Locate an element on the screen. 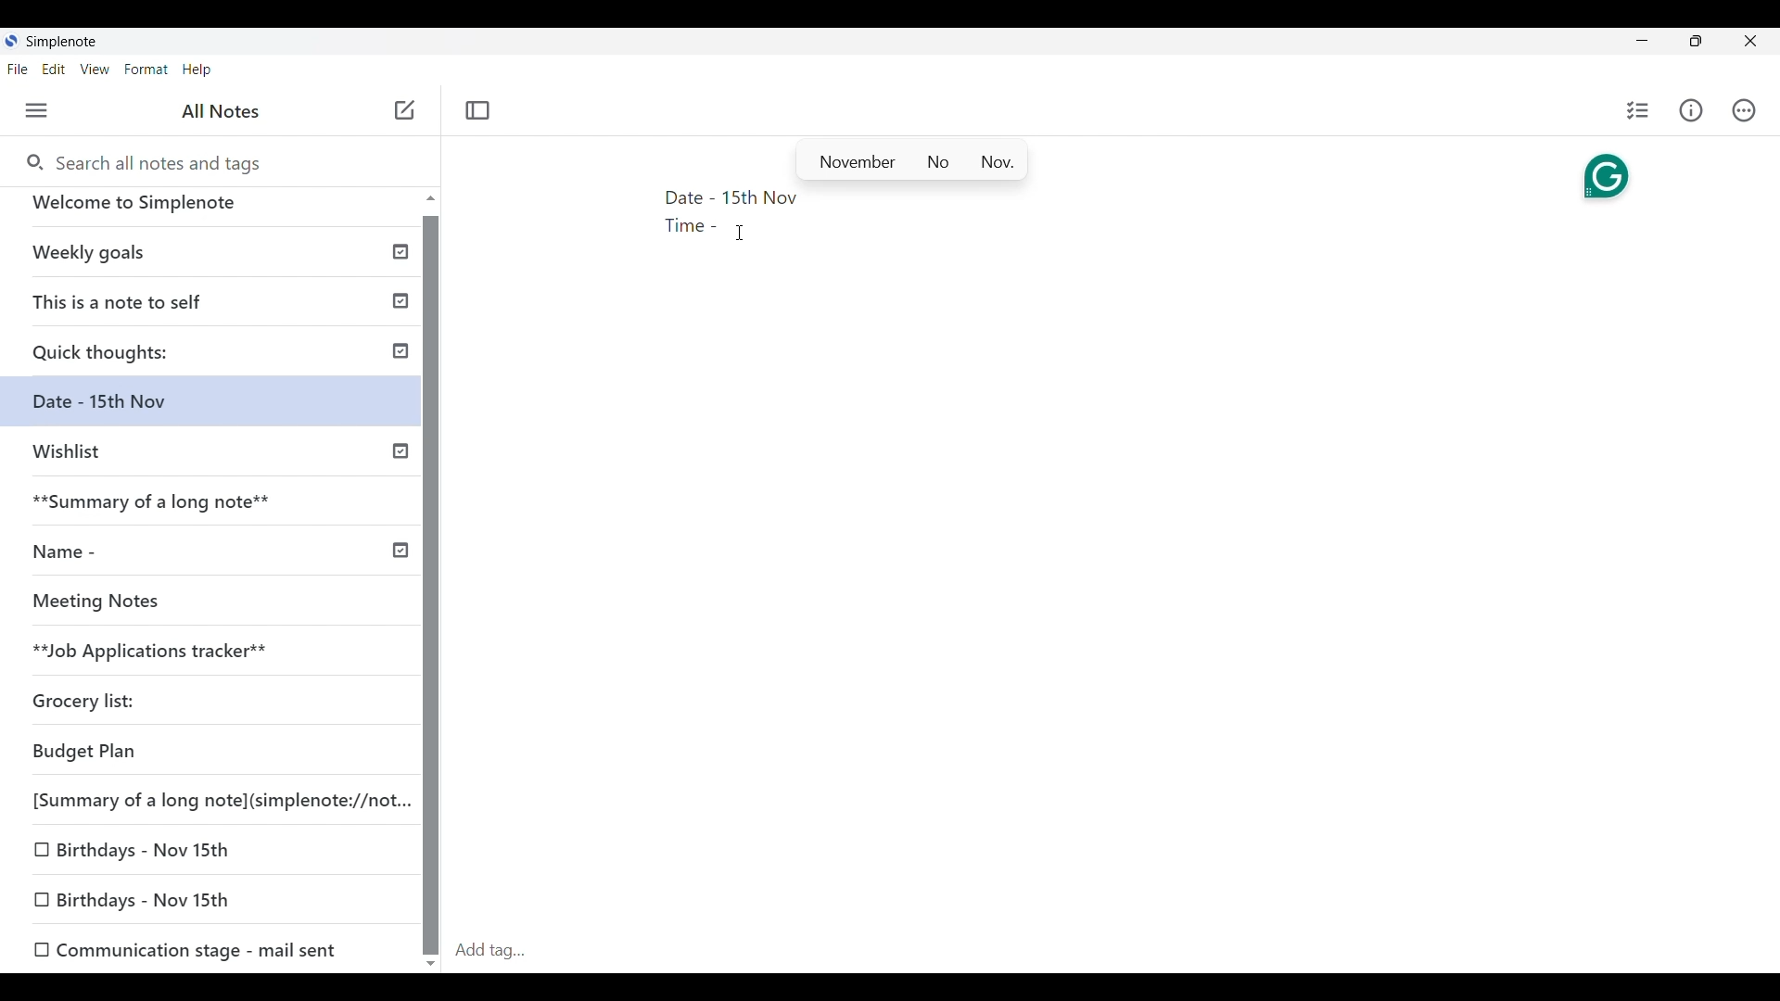 The image size is (1780, 1001). Search all notes and tags is located at coordinates (142, 161).